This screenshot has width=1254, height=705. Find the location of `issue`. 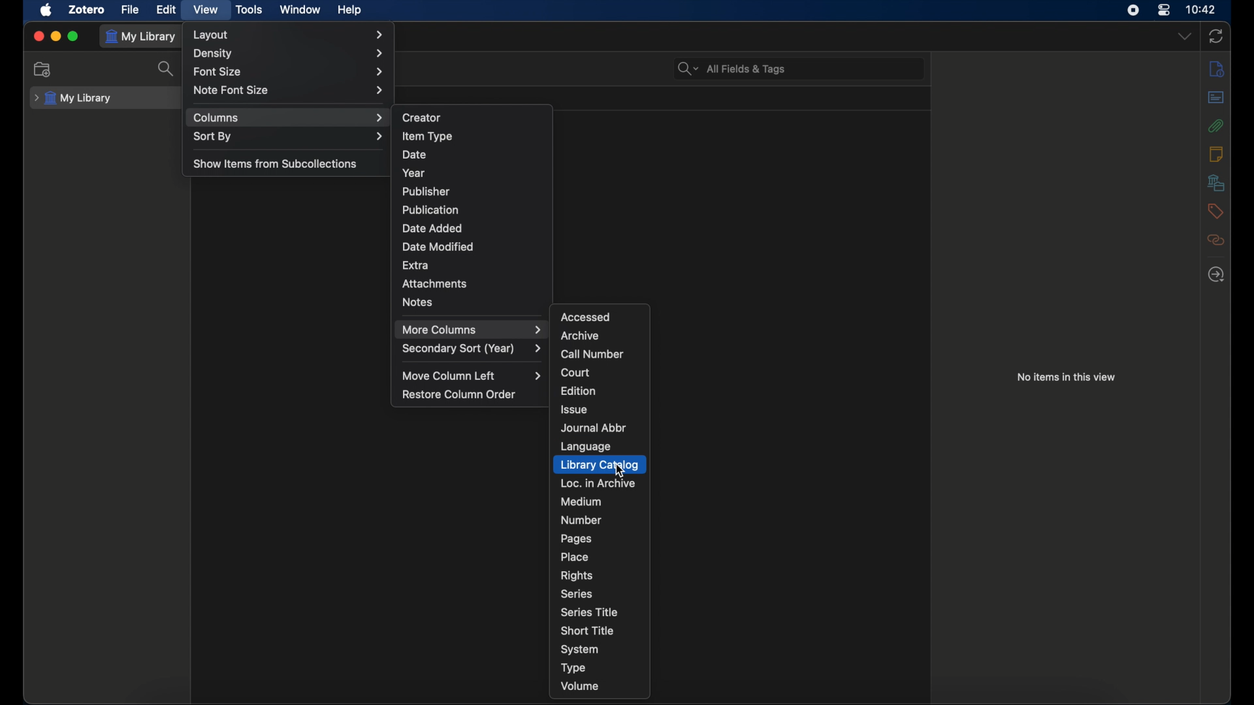

issue is located at coordinates (575, 410).